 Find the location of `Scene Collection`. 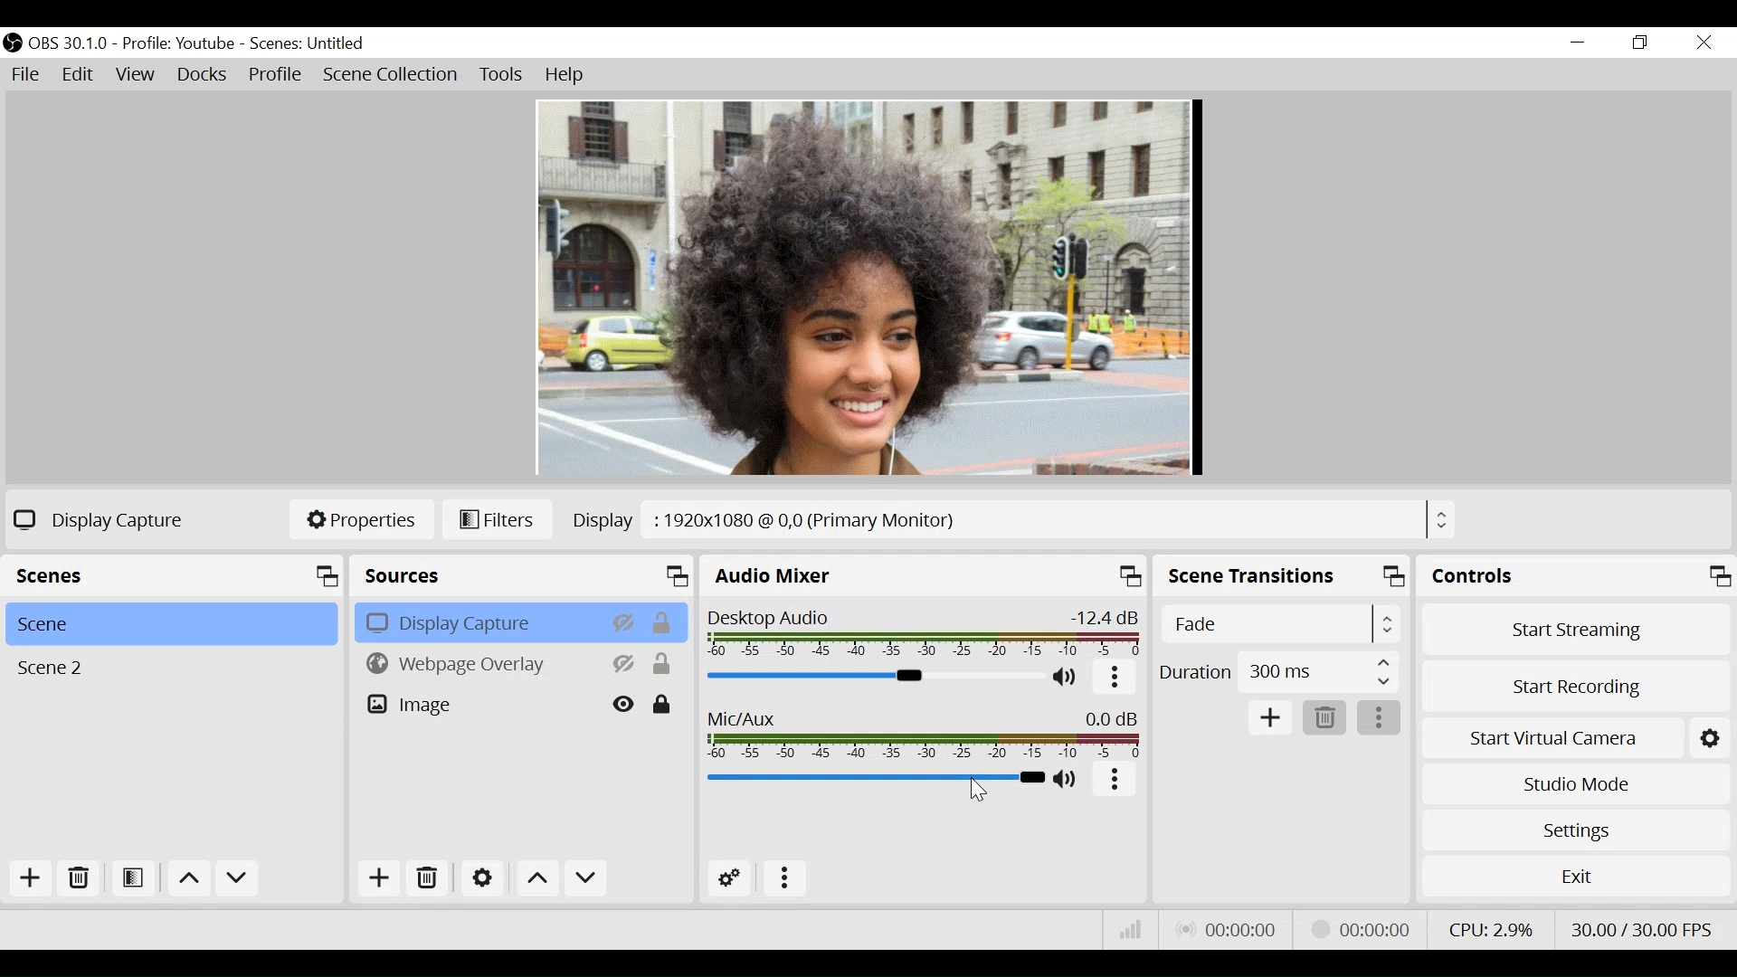

Scene Collection is located at coordinates (390, 73).